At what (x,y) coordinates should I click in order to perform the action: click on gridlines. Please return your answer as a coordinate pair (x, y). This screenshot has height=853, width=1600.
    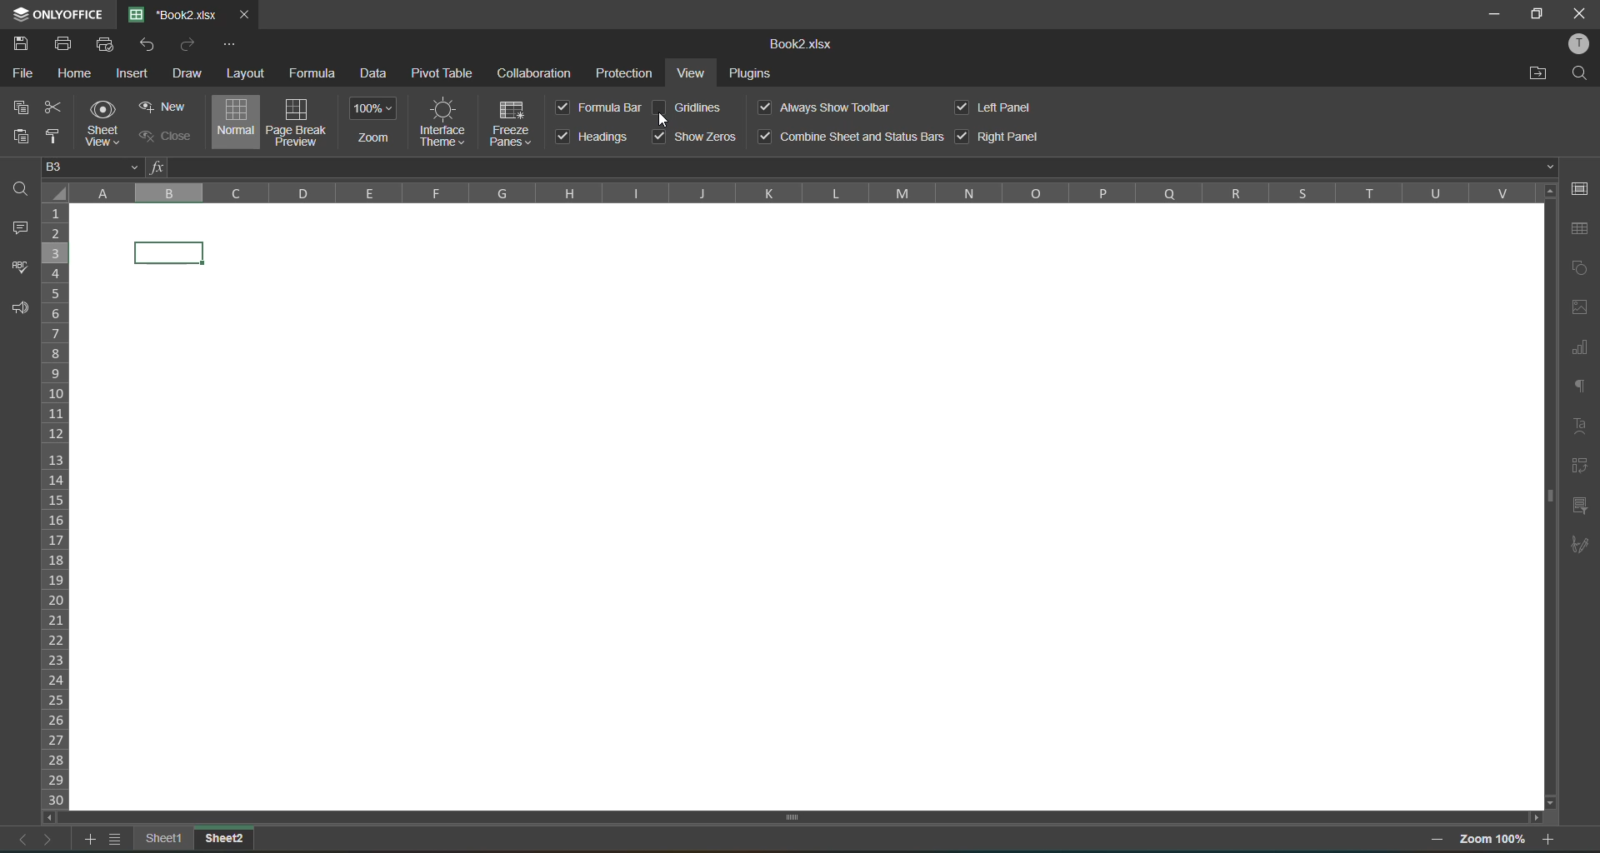
    Looking at the image, I should click on (688, 107).